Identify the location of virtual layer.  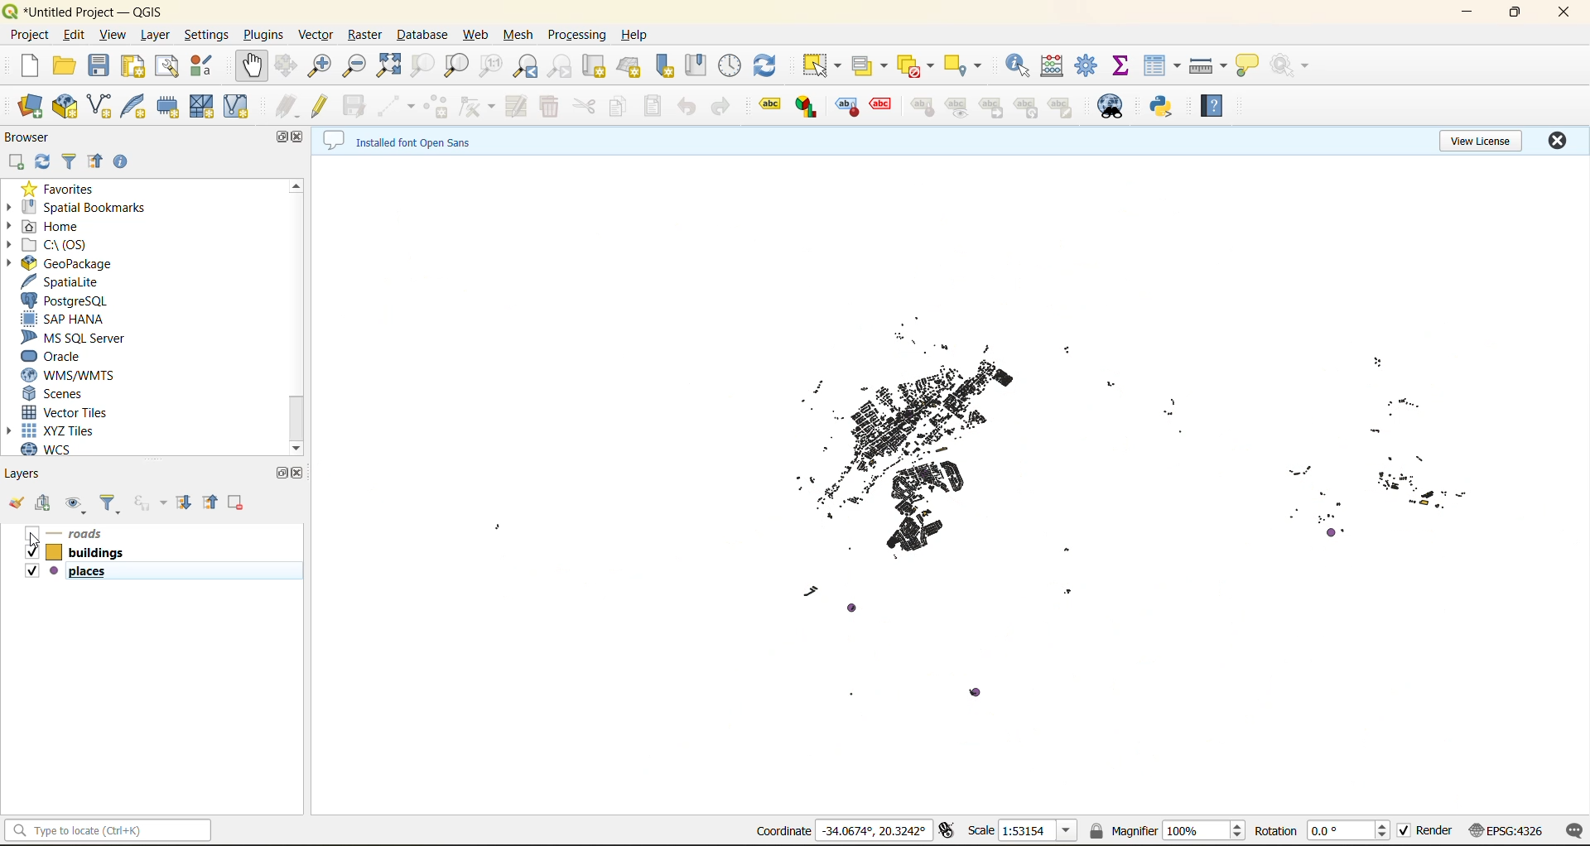
(236, 106).